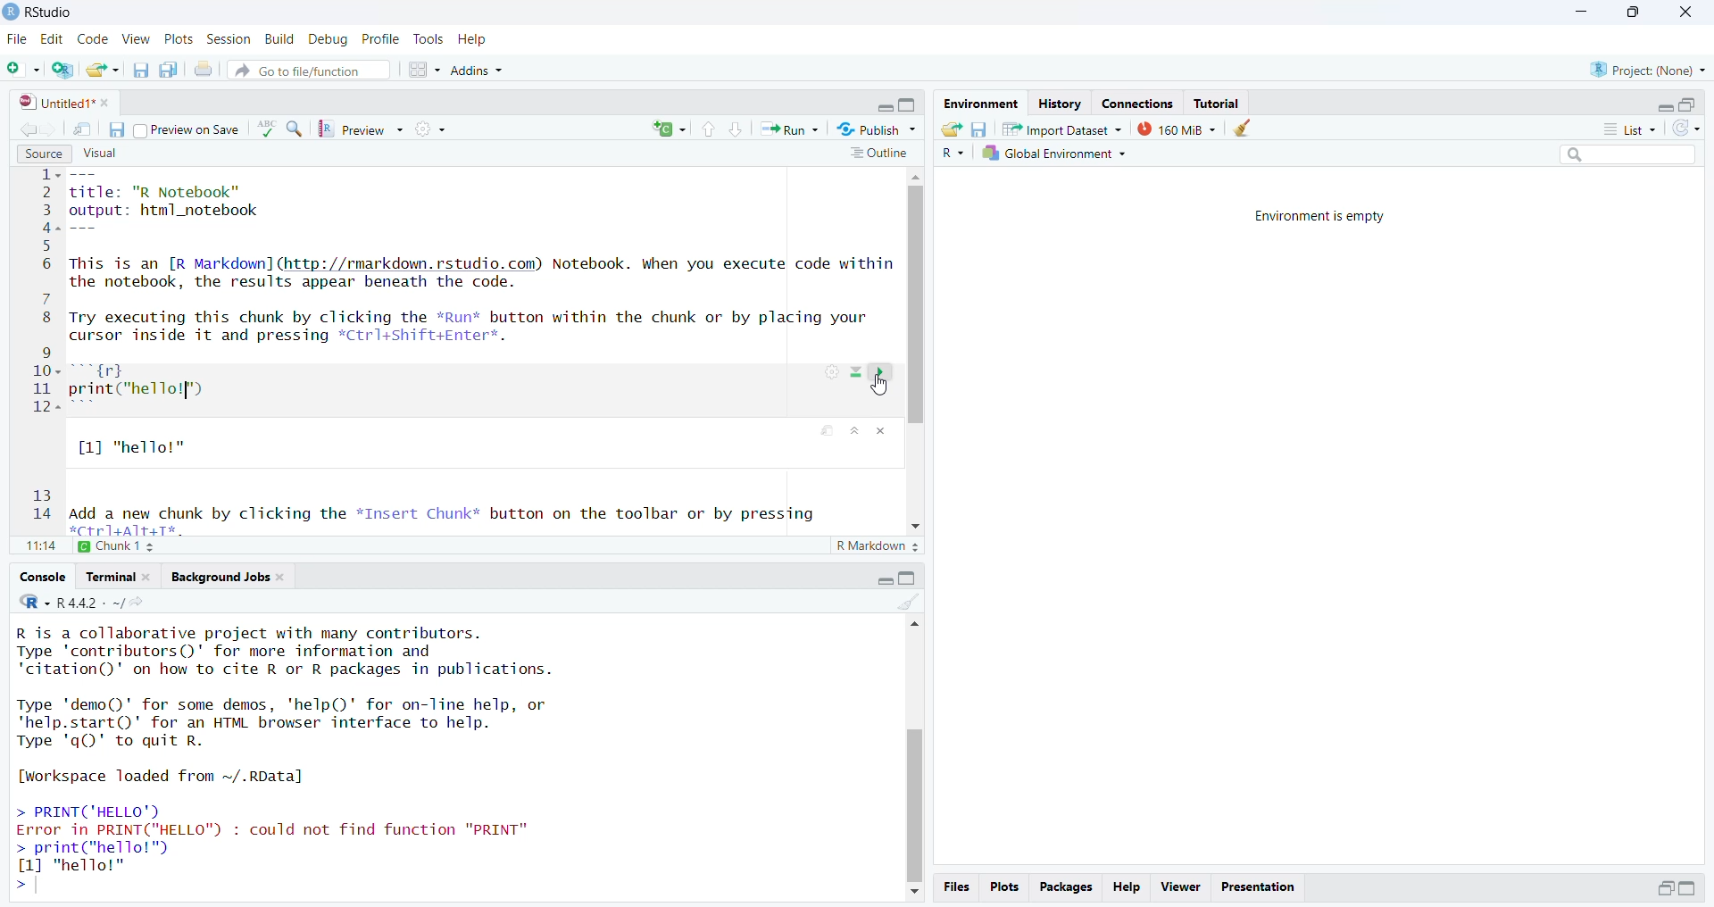  I want to click on connections, so click(1143, 103).